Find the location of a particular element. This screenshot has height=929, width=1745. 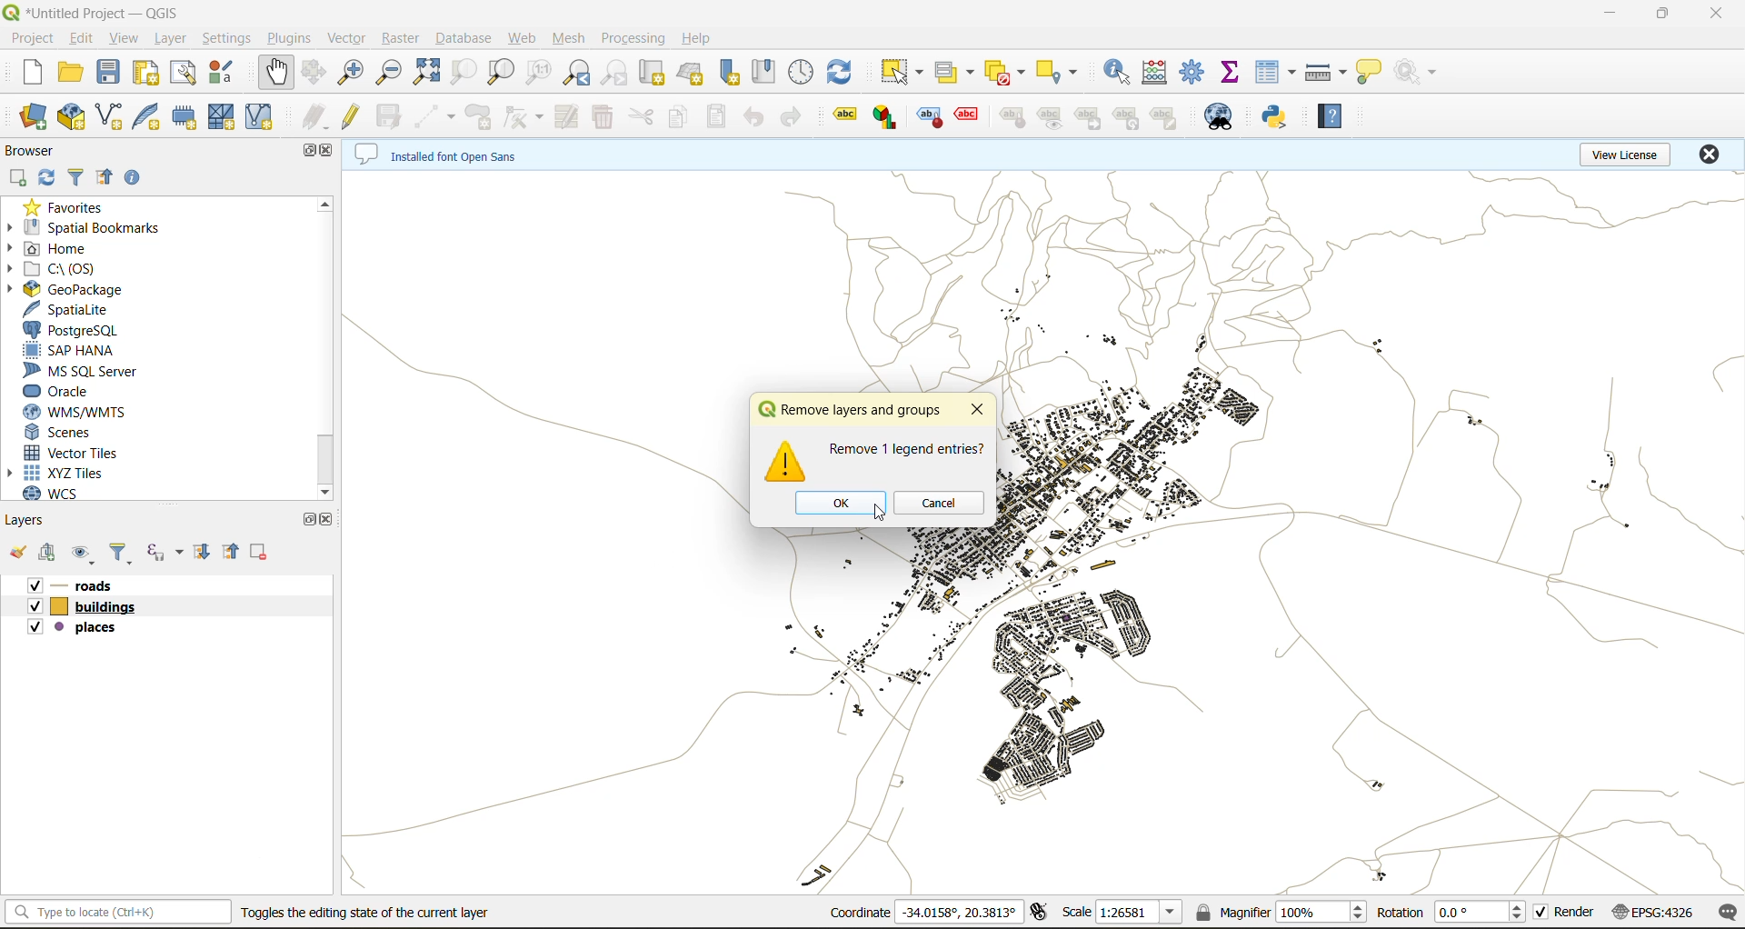

edits is located at coordinates (314, 116).